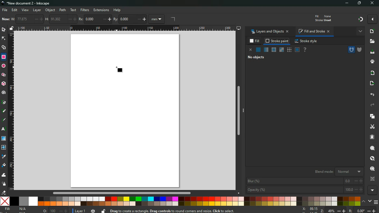 The height and width of the screenshot is (213, 379). Describe the element at coordinates (5, 10) in the screenshot. I see `file` at that location.